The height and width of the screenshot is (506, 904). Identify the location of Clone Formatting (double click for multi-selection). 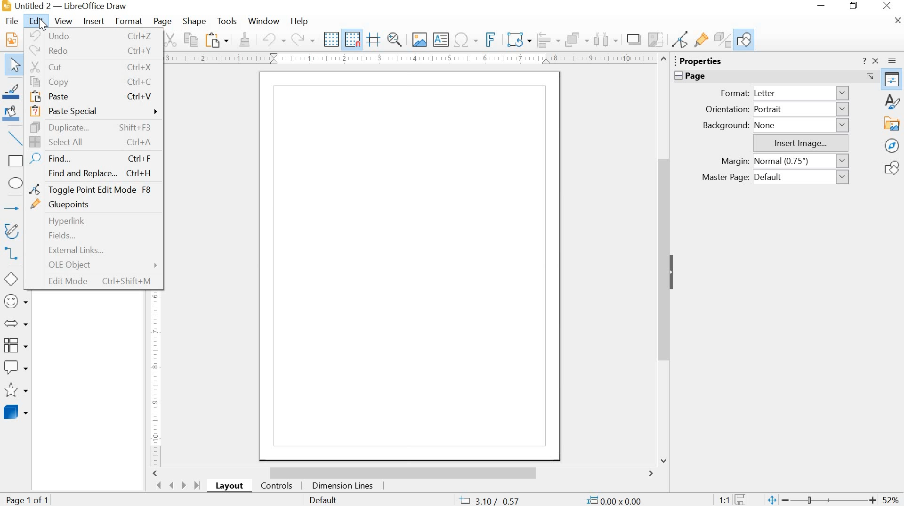
(245, 39).